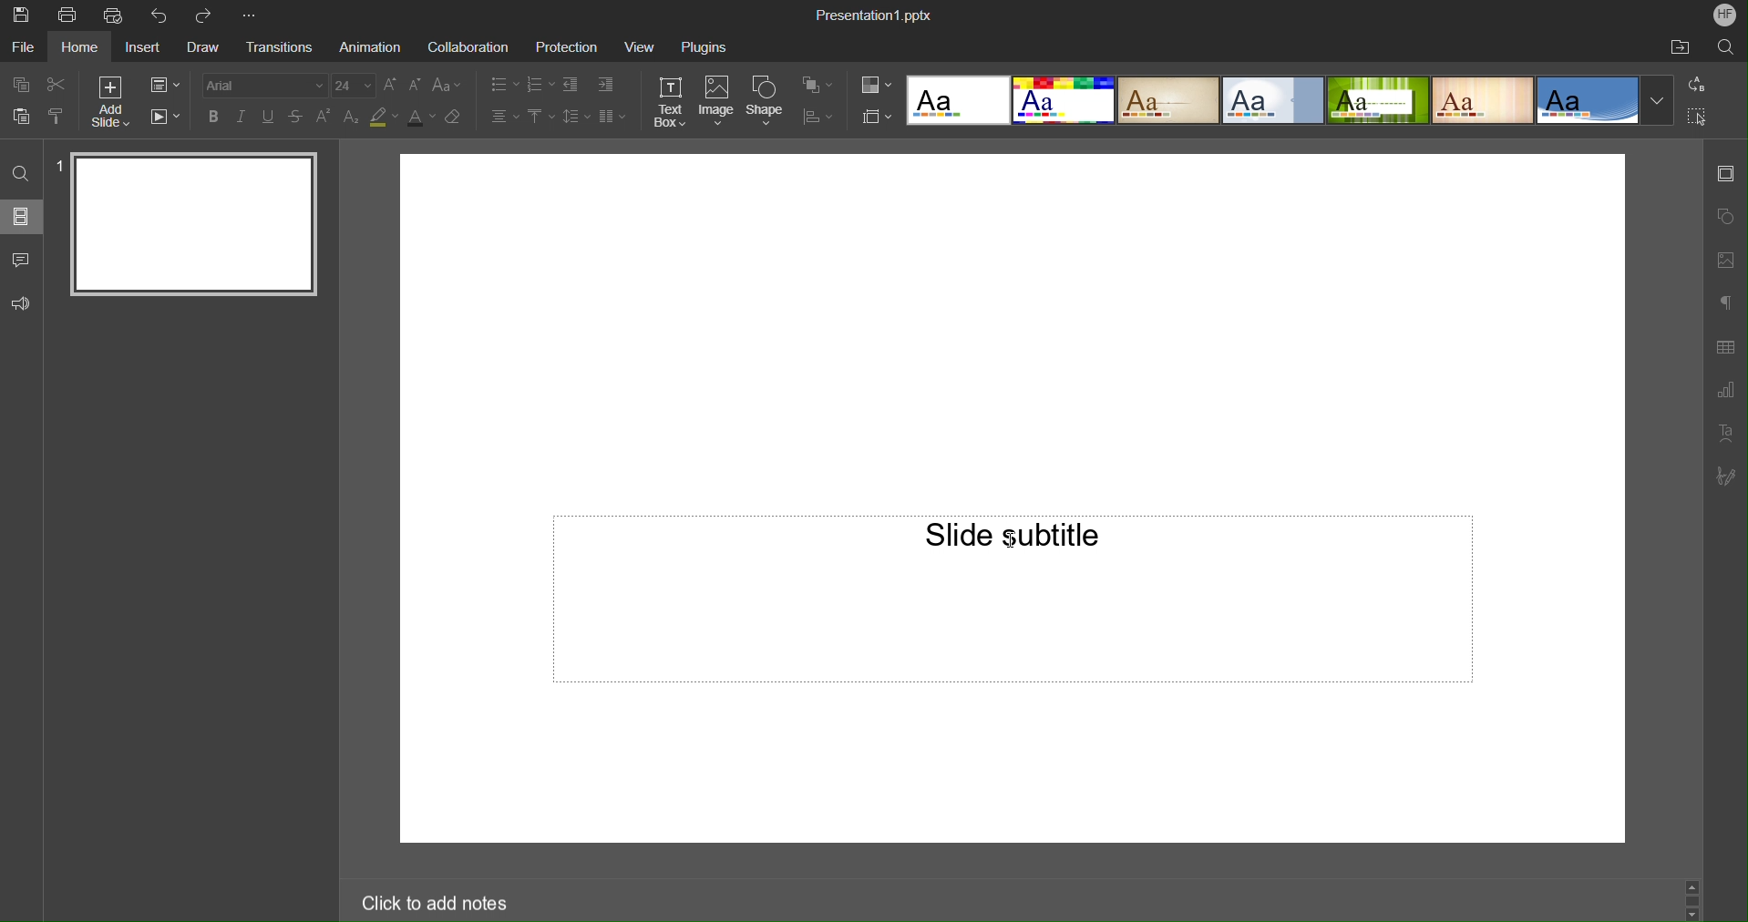 This screenshot has height=922, width=1748. What do you see at coordinates (1061, 100) in the screenshot?
I see `template` at bounding box center [1061, 100].